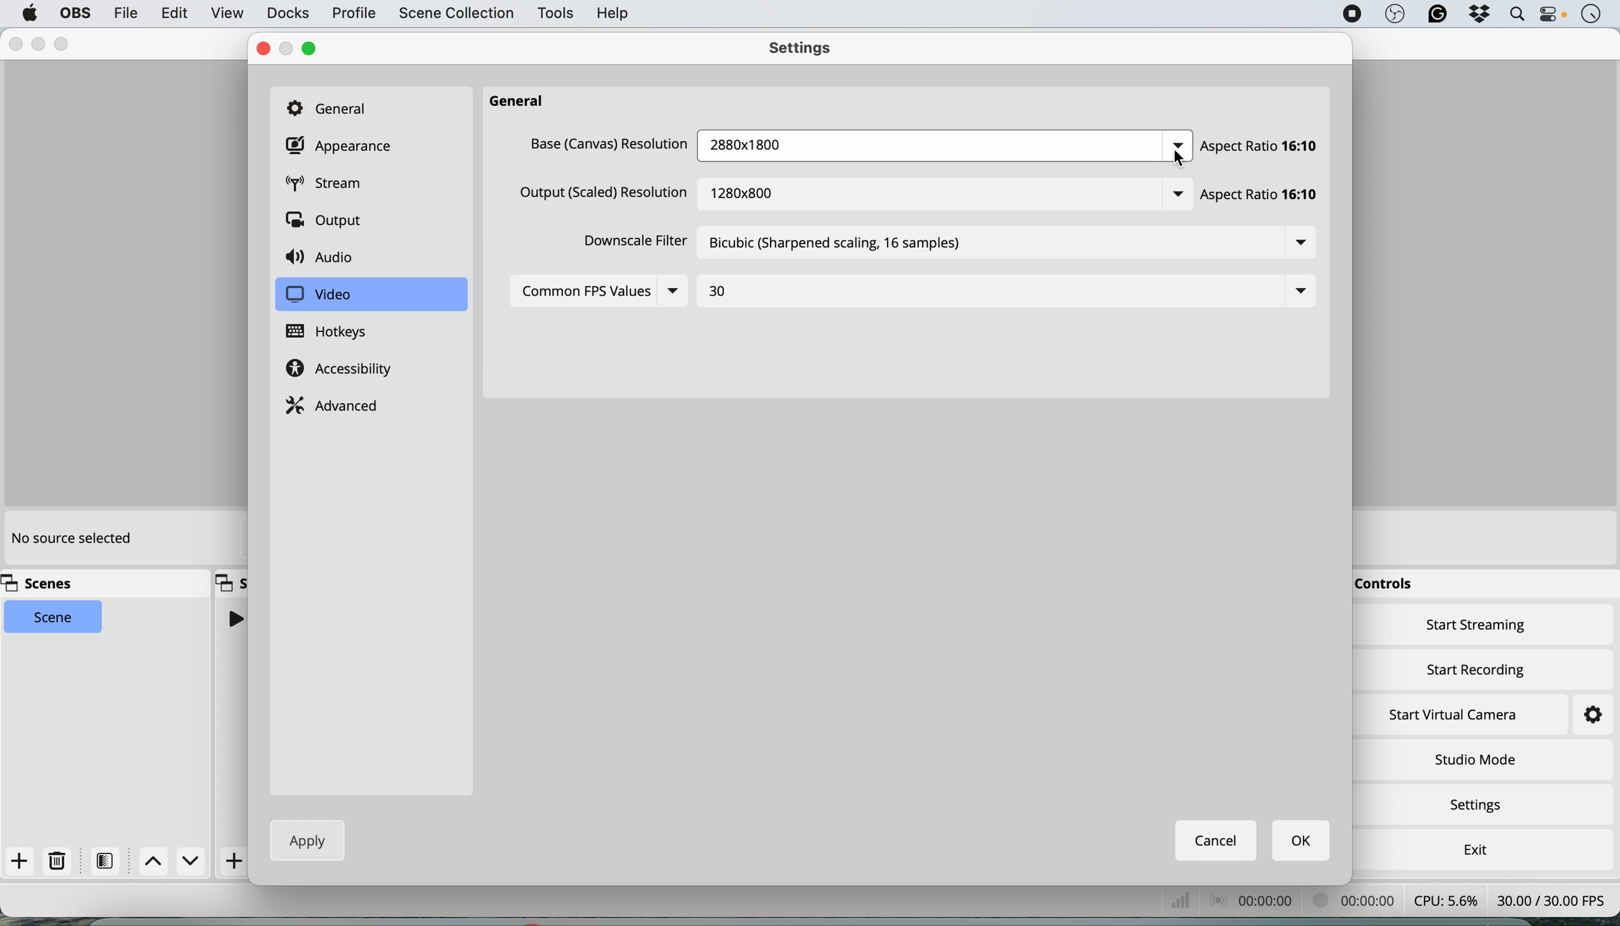 This screenshot has height=926, width=1620. Describe the element at coordinates (1194, 901) in the screenshot. I see `cpu usage` at that location.